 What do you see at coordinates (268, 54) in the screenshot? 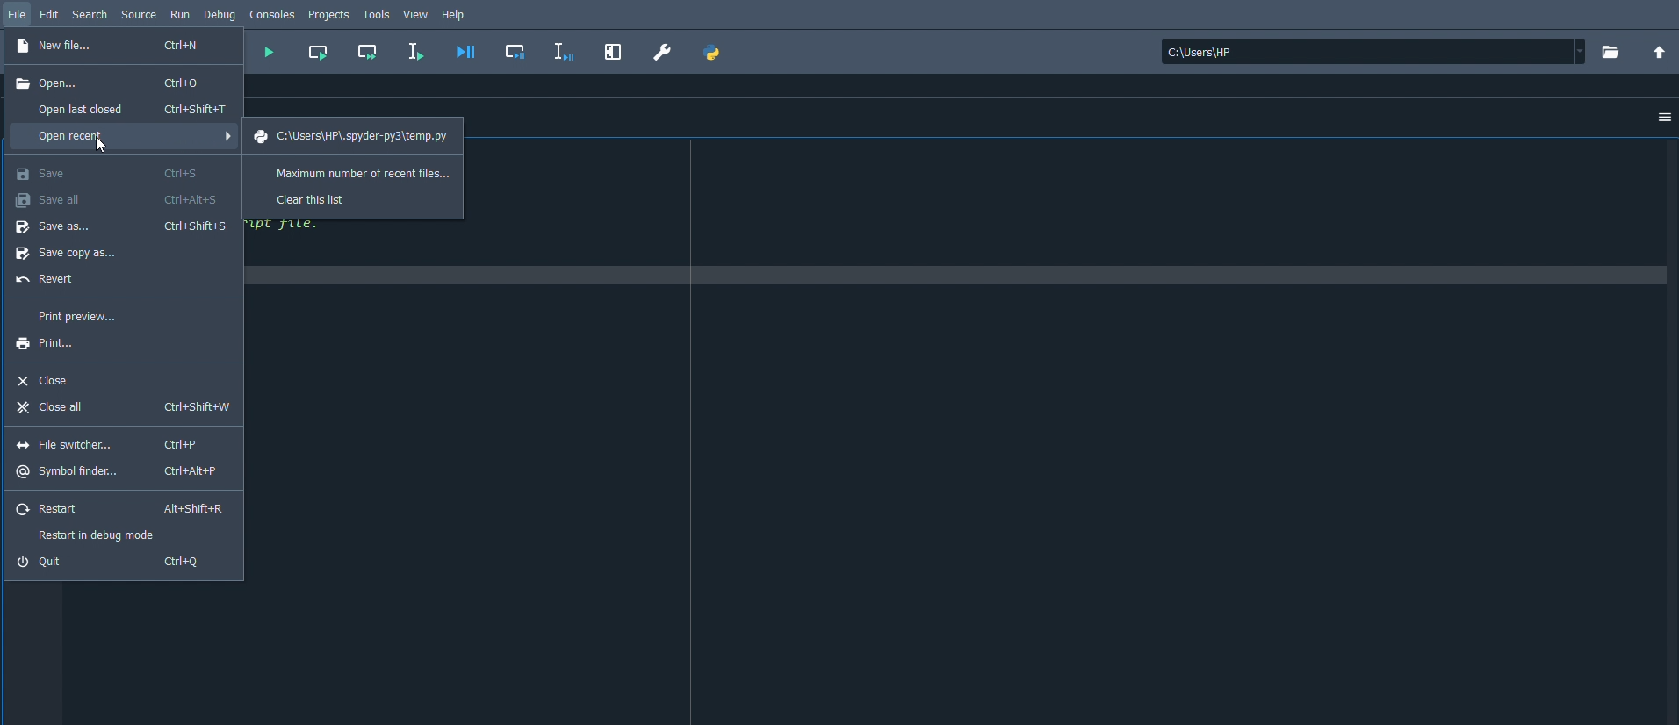
I see `Run file` at bounding box center [268, 54].